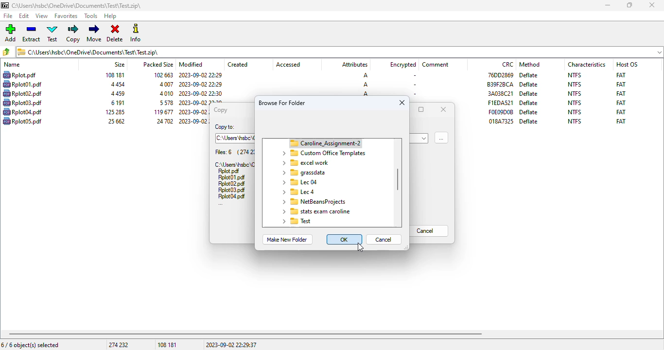 This screenshot has height=350, width=664. I want to click on browse folders, so click(7, 52).